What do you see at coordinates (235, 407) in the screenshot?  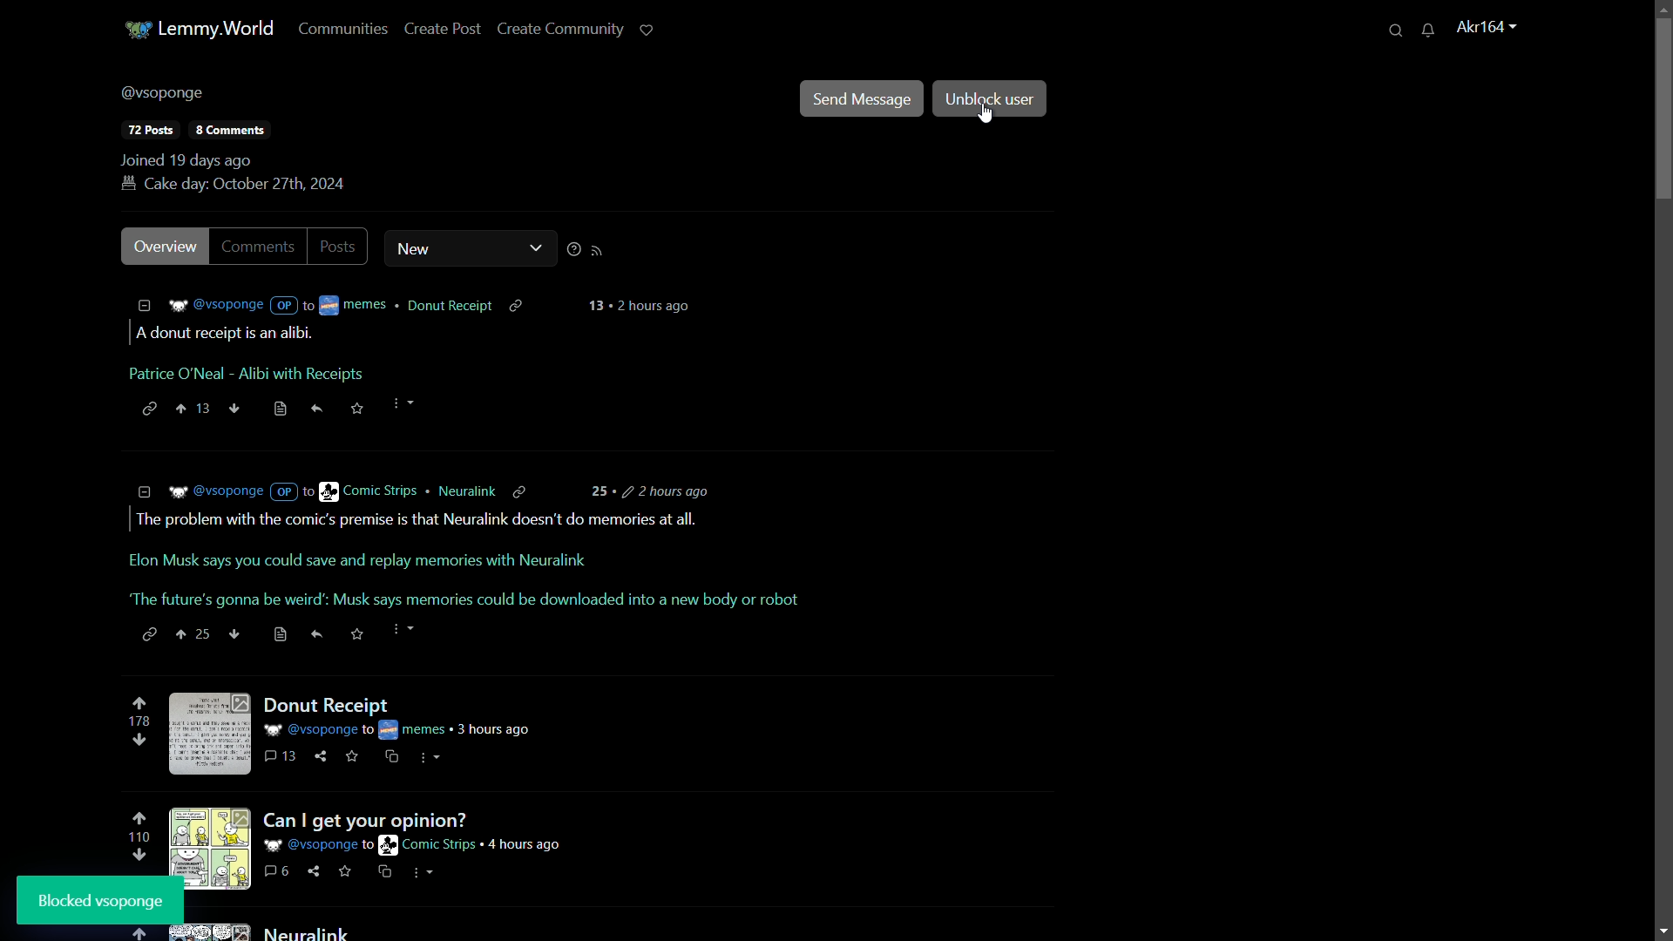 I see `down` at bounding box center [235, 407].